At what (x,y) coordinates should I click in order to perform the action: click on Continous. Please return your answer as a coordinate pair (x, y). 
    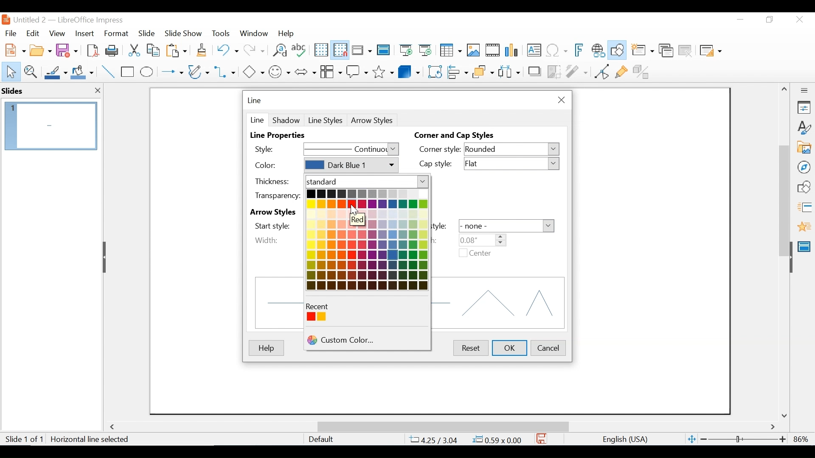
    Looking at the image, I should click on (351, 150).